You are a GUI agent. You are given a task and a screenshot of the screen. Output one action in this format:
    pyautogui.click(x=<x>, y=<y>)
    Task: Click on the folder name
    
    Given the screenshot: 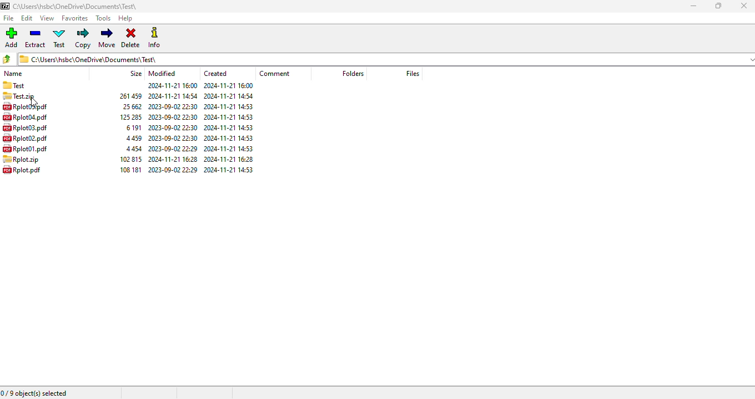 What is the action you would take?
    pyautogui.click(x=14, y=85)
    